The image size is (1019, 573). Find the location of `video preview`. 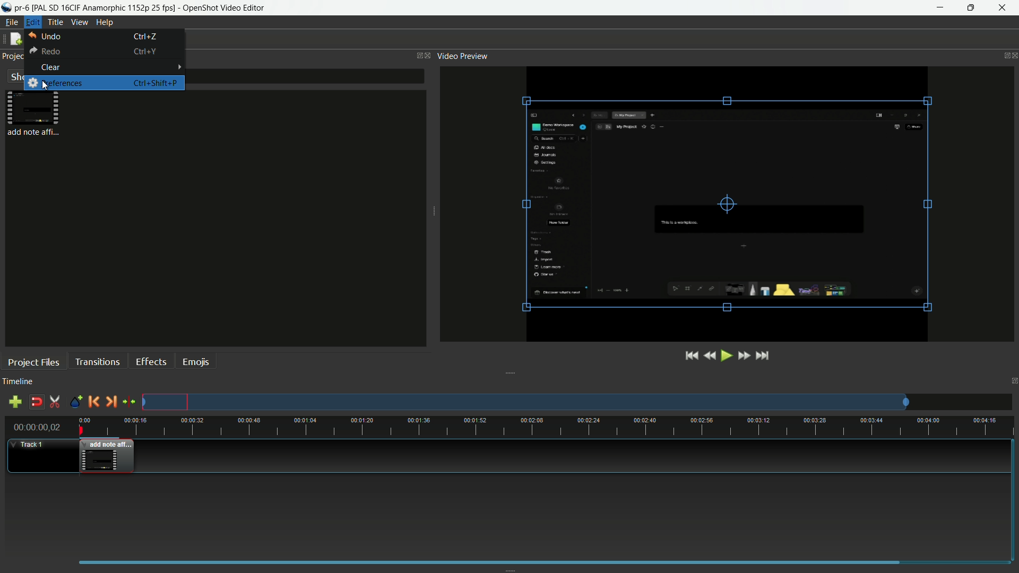

video preview is located at coordinates (721, 205).